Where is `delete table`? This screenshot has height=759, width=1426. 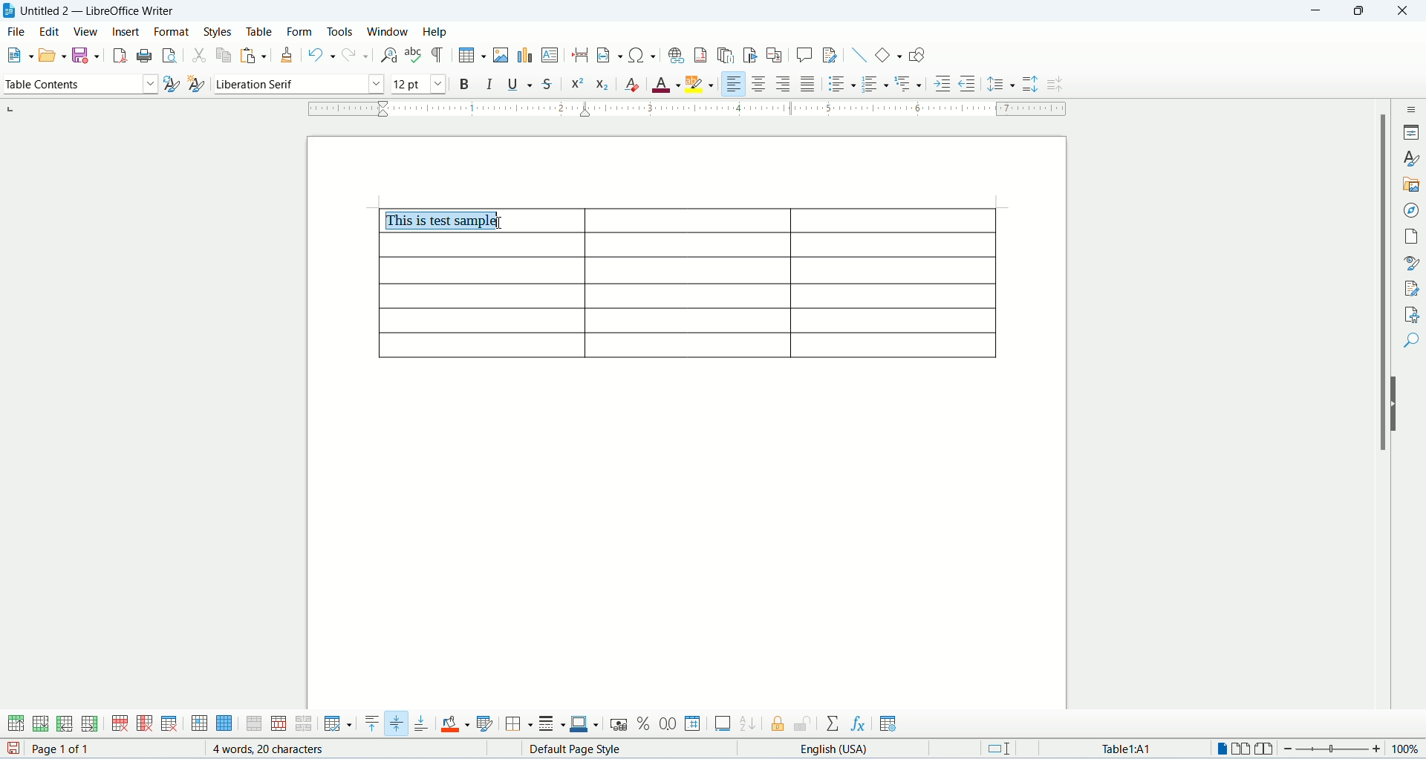 delete table is located at coordinates (170, 723).